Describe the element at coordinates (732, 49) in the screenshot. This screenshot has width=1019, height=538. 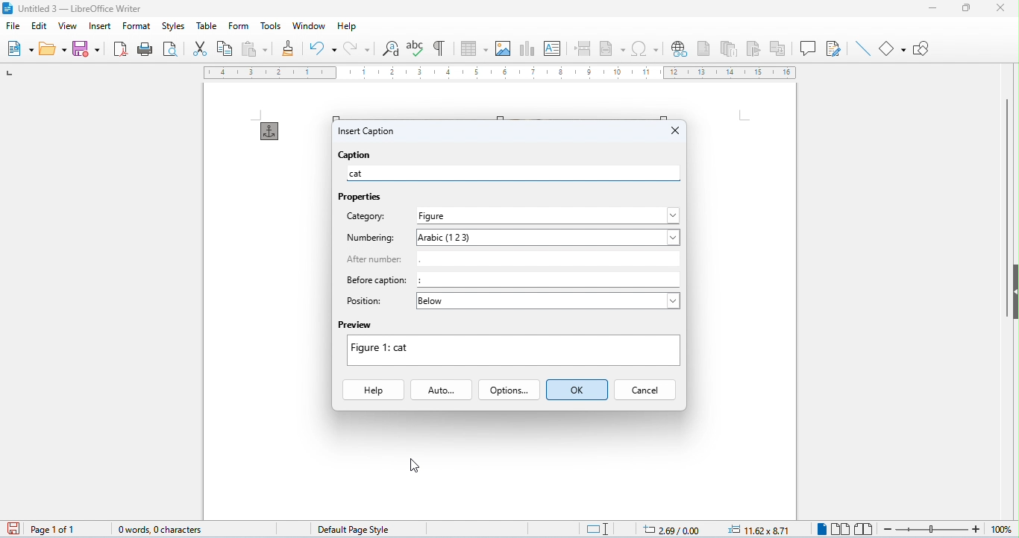
I see `insert endnote` at that location.